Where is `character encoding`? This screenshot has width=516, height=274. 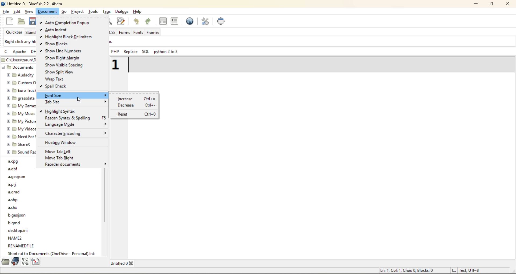
character encoding is located at coordinates (64, 133).